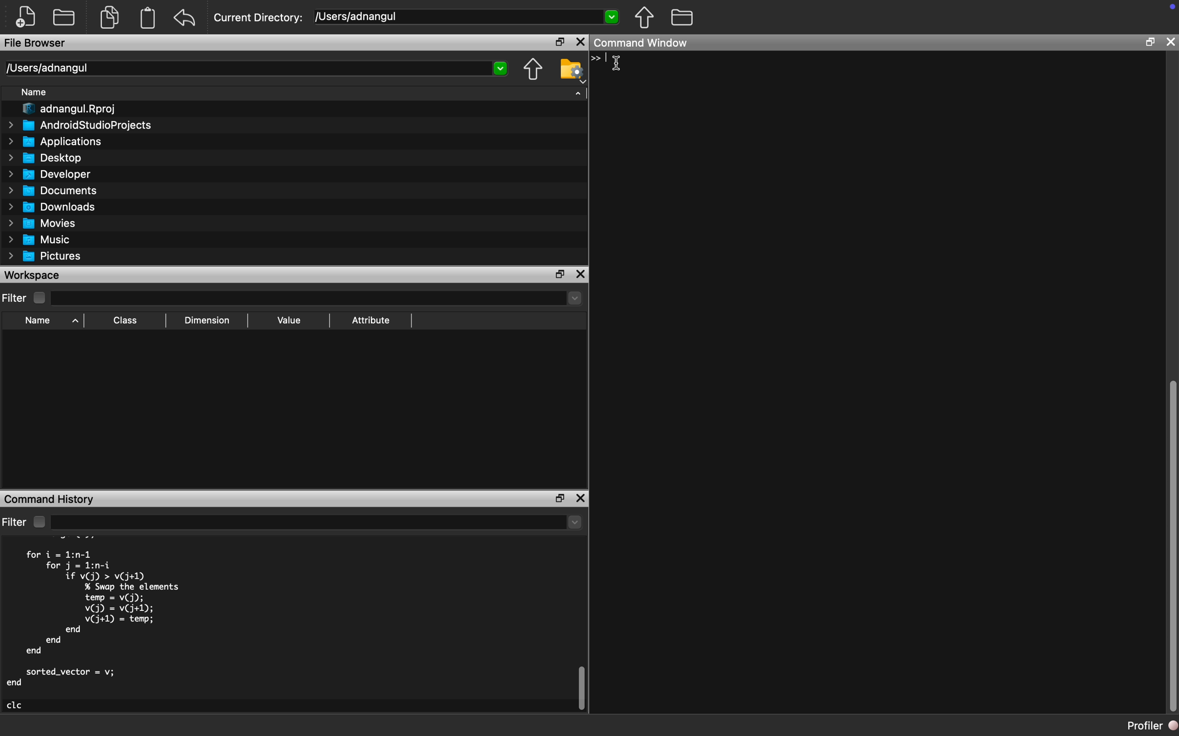  Describe the element at coordinates (50, 175) in the screenshot. I see `Developer` at that location.